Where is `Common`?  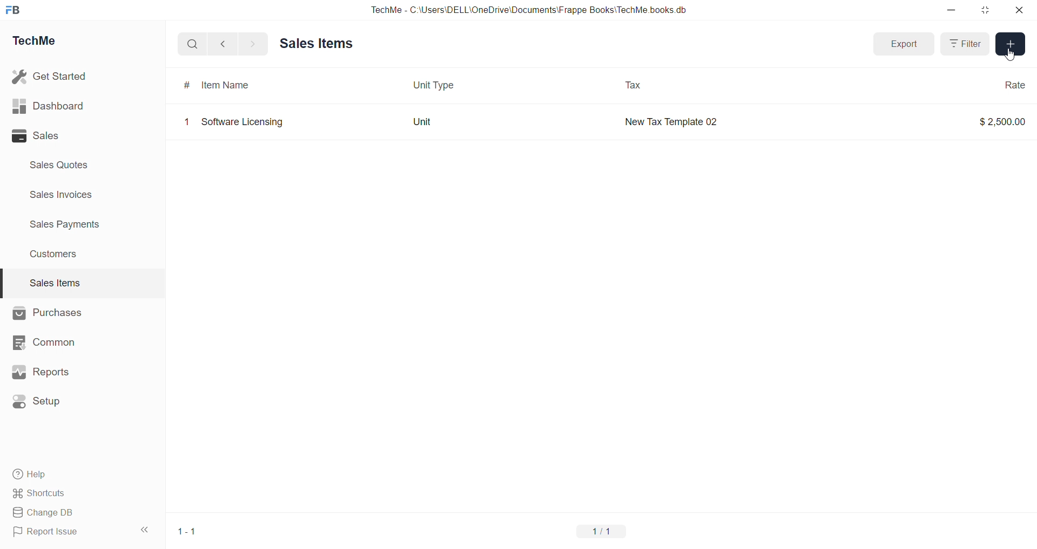
Common is located at coordinates (46, 342).